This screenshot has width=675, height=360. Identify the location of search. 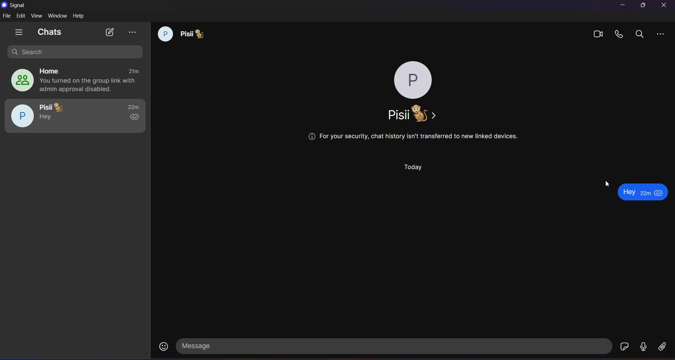
(641, 33).